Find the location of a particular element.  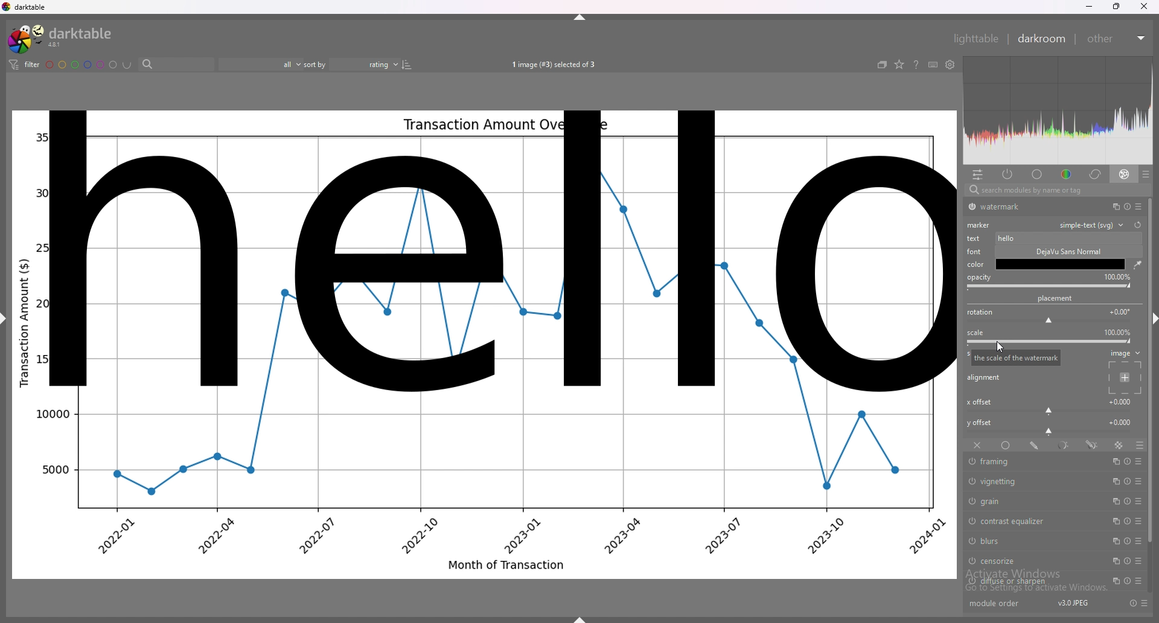

including color labels is located at coordinates (127, 65).